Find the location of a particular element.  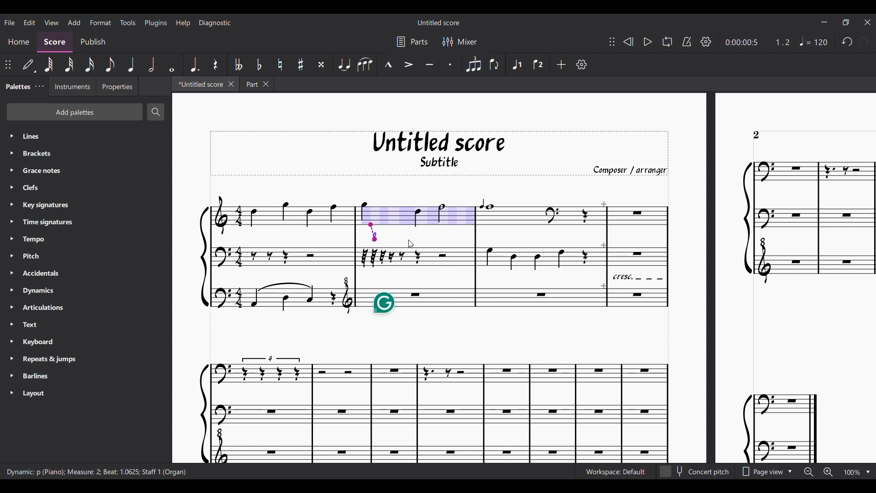

Close current tab is located at coordinates (231, 84).